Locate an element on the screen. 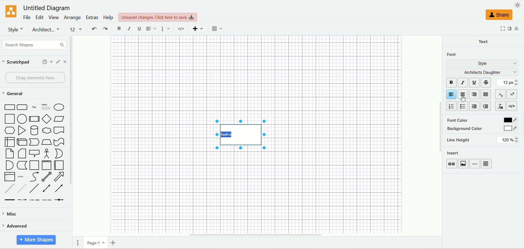 This screenshot has height=249, width=524. Cursor Position is located at coordinates (464, 97).